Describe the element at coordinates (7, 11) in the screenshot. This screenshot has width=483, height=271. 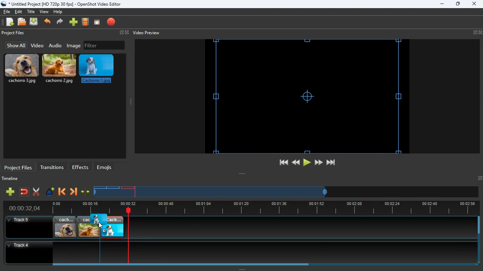
I see `file` at that location.